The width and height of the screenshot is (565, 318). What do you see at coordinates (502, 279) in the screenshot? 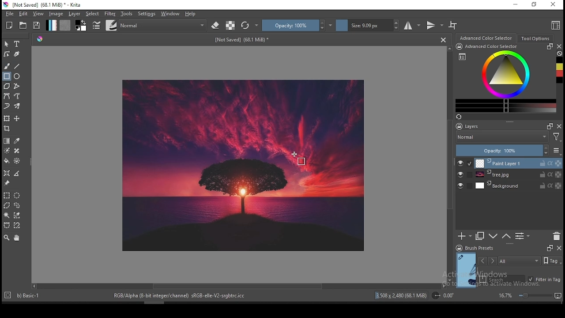
I see `search` at bounding box center [502, 279].